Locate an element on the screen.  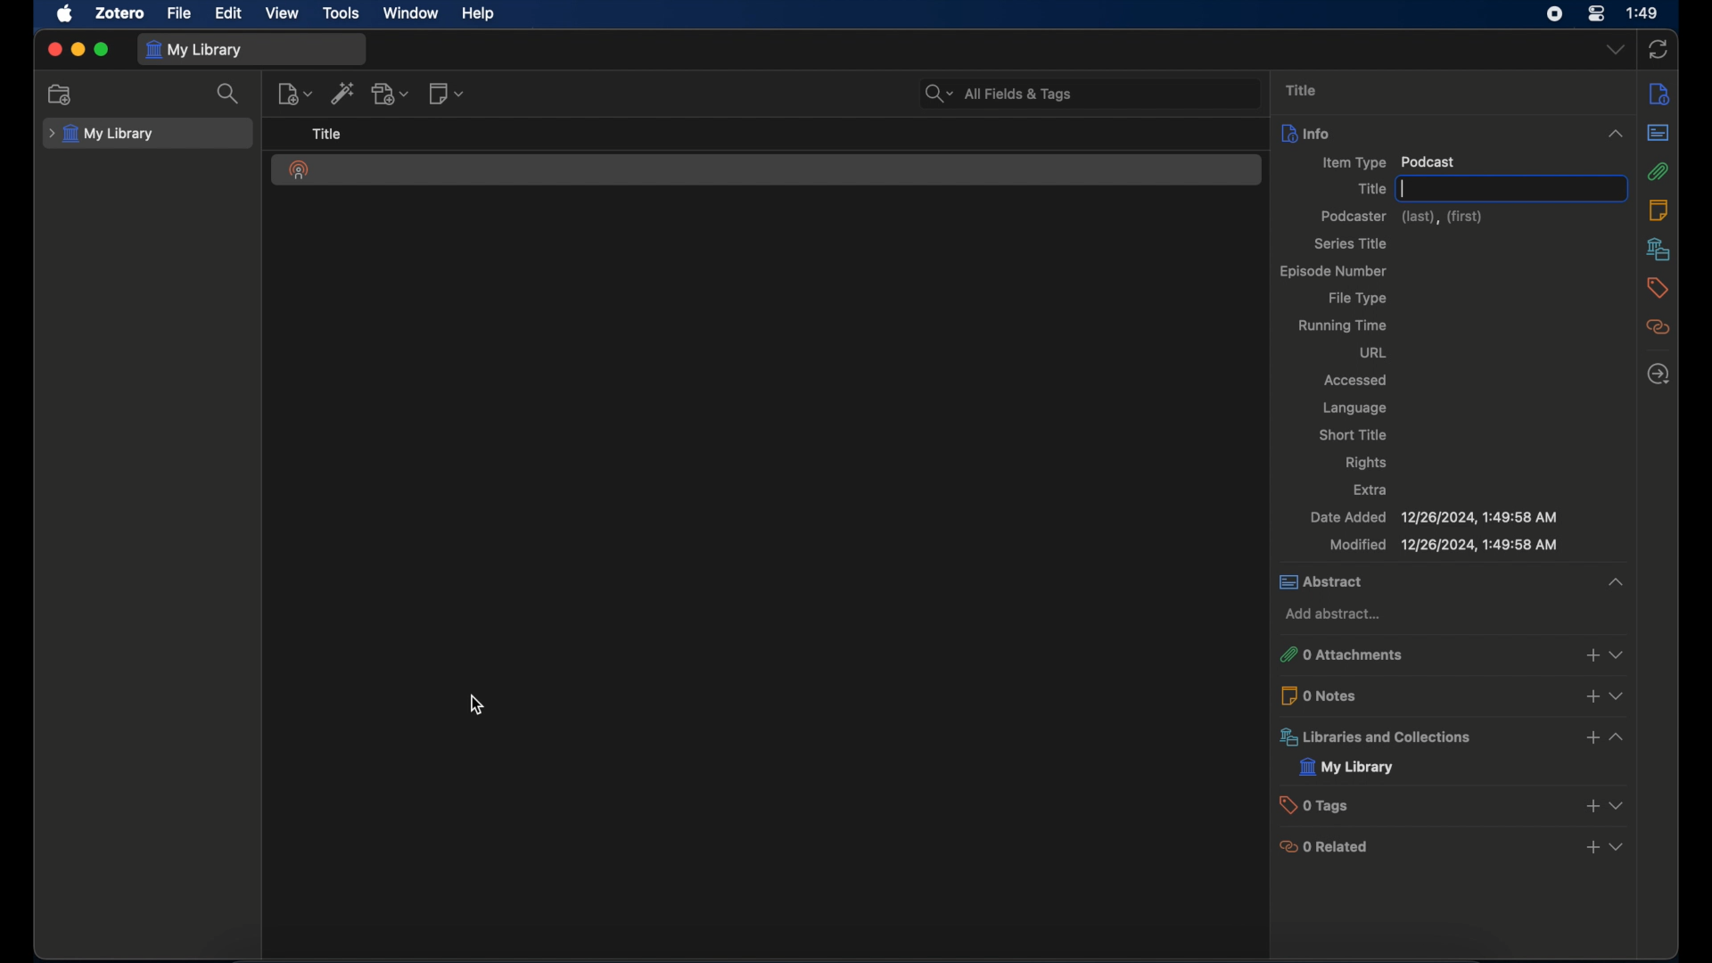
add attachment is located at coordinates (391, 93).